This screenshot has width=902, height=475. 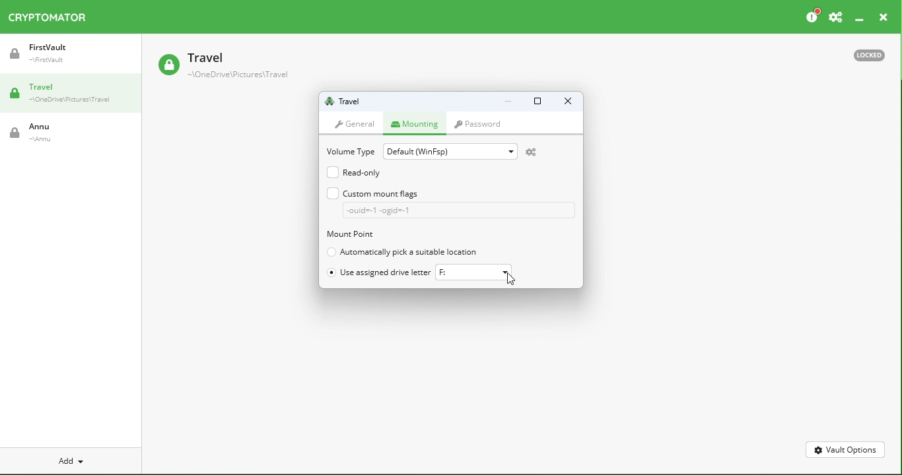 What do you see at coordinates (417, 123) in the screenshot?
I see `Mounting` at bounding box center [417, 123].